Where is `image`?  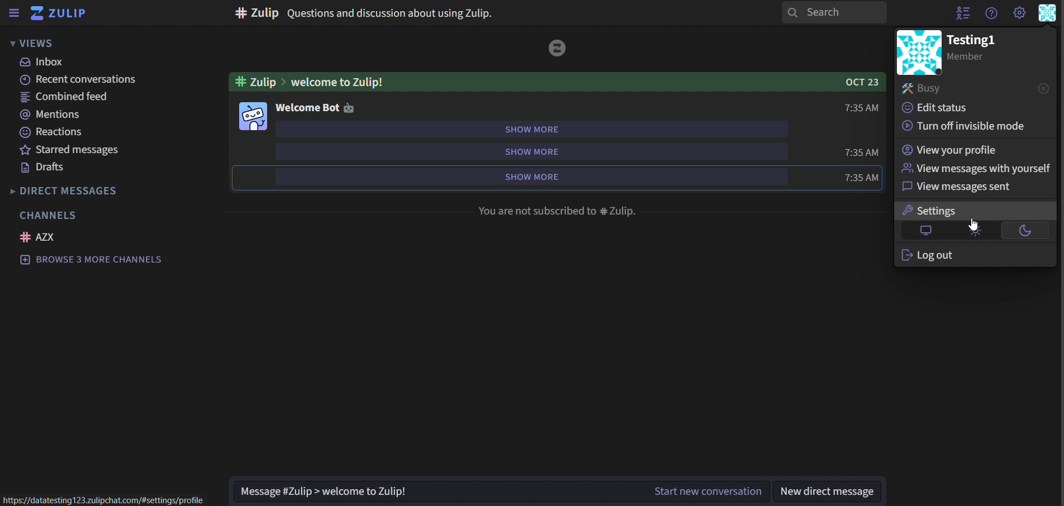
image is located at coordinates (252, 116).